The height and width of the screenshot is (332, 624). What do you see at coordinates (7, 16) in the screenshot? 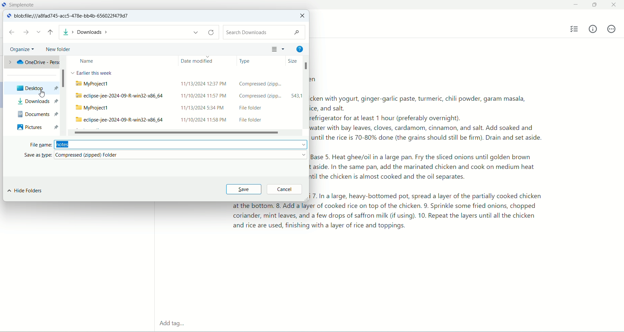
I see `logo` at bounding box center [7, 16].